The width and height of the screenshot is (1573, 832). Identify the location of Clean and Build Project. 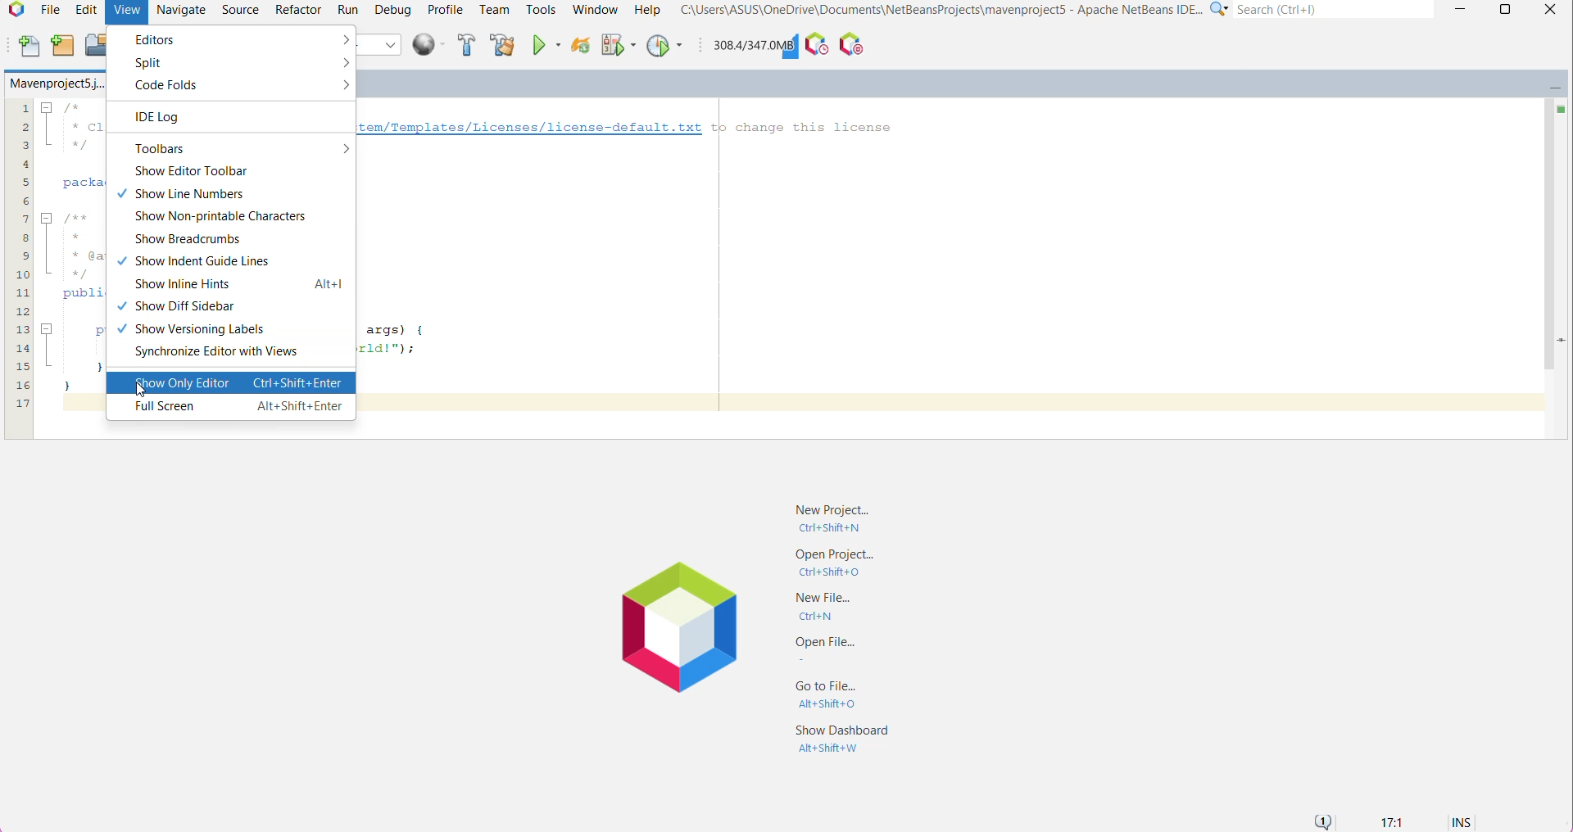
(502, 47).